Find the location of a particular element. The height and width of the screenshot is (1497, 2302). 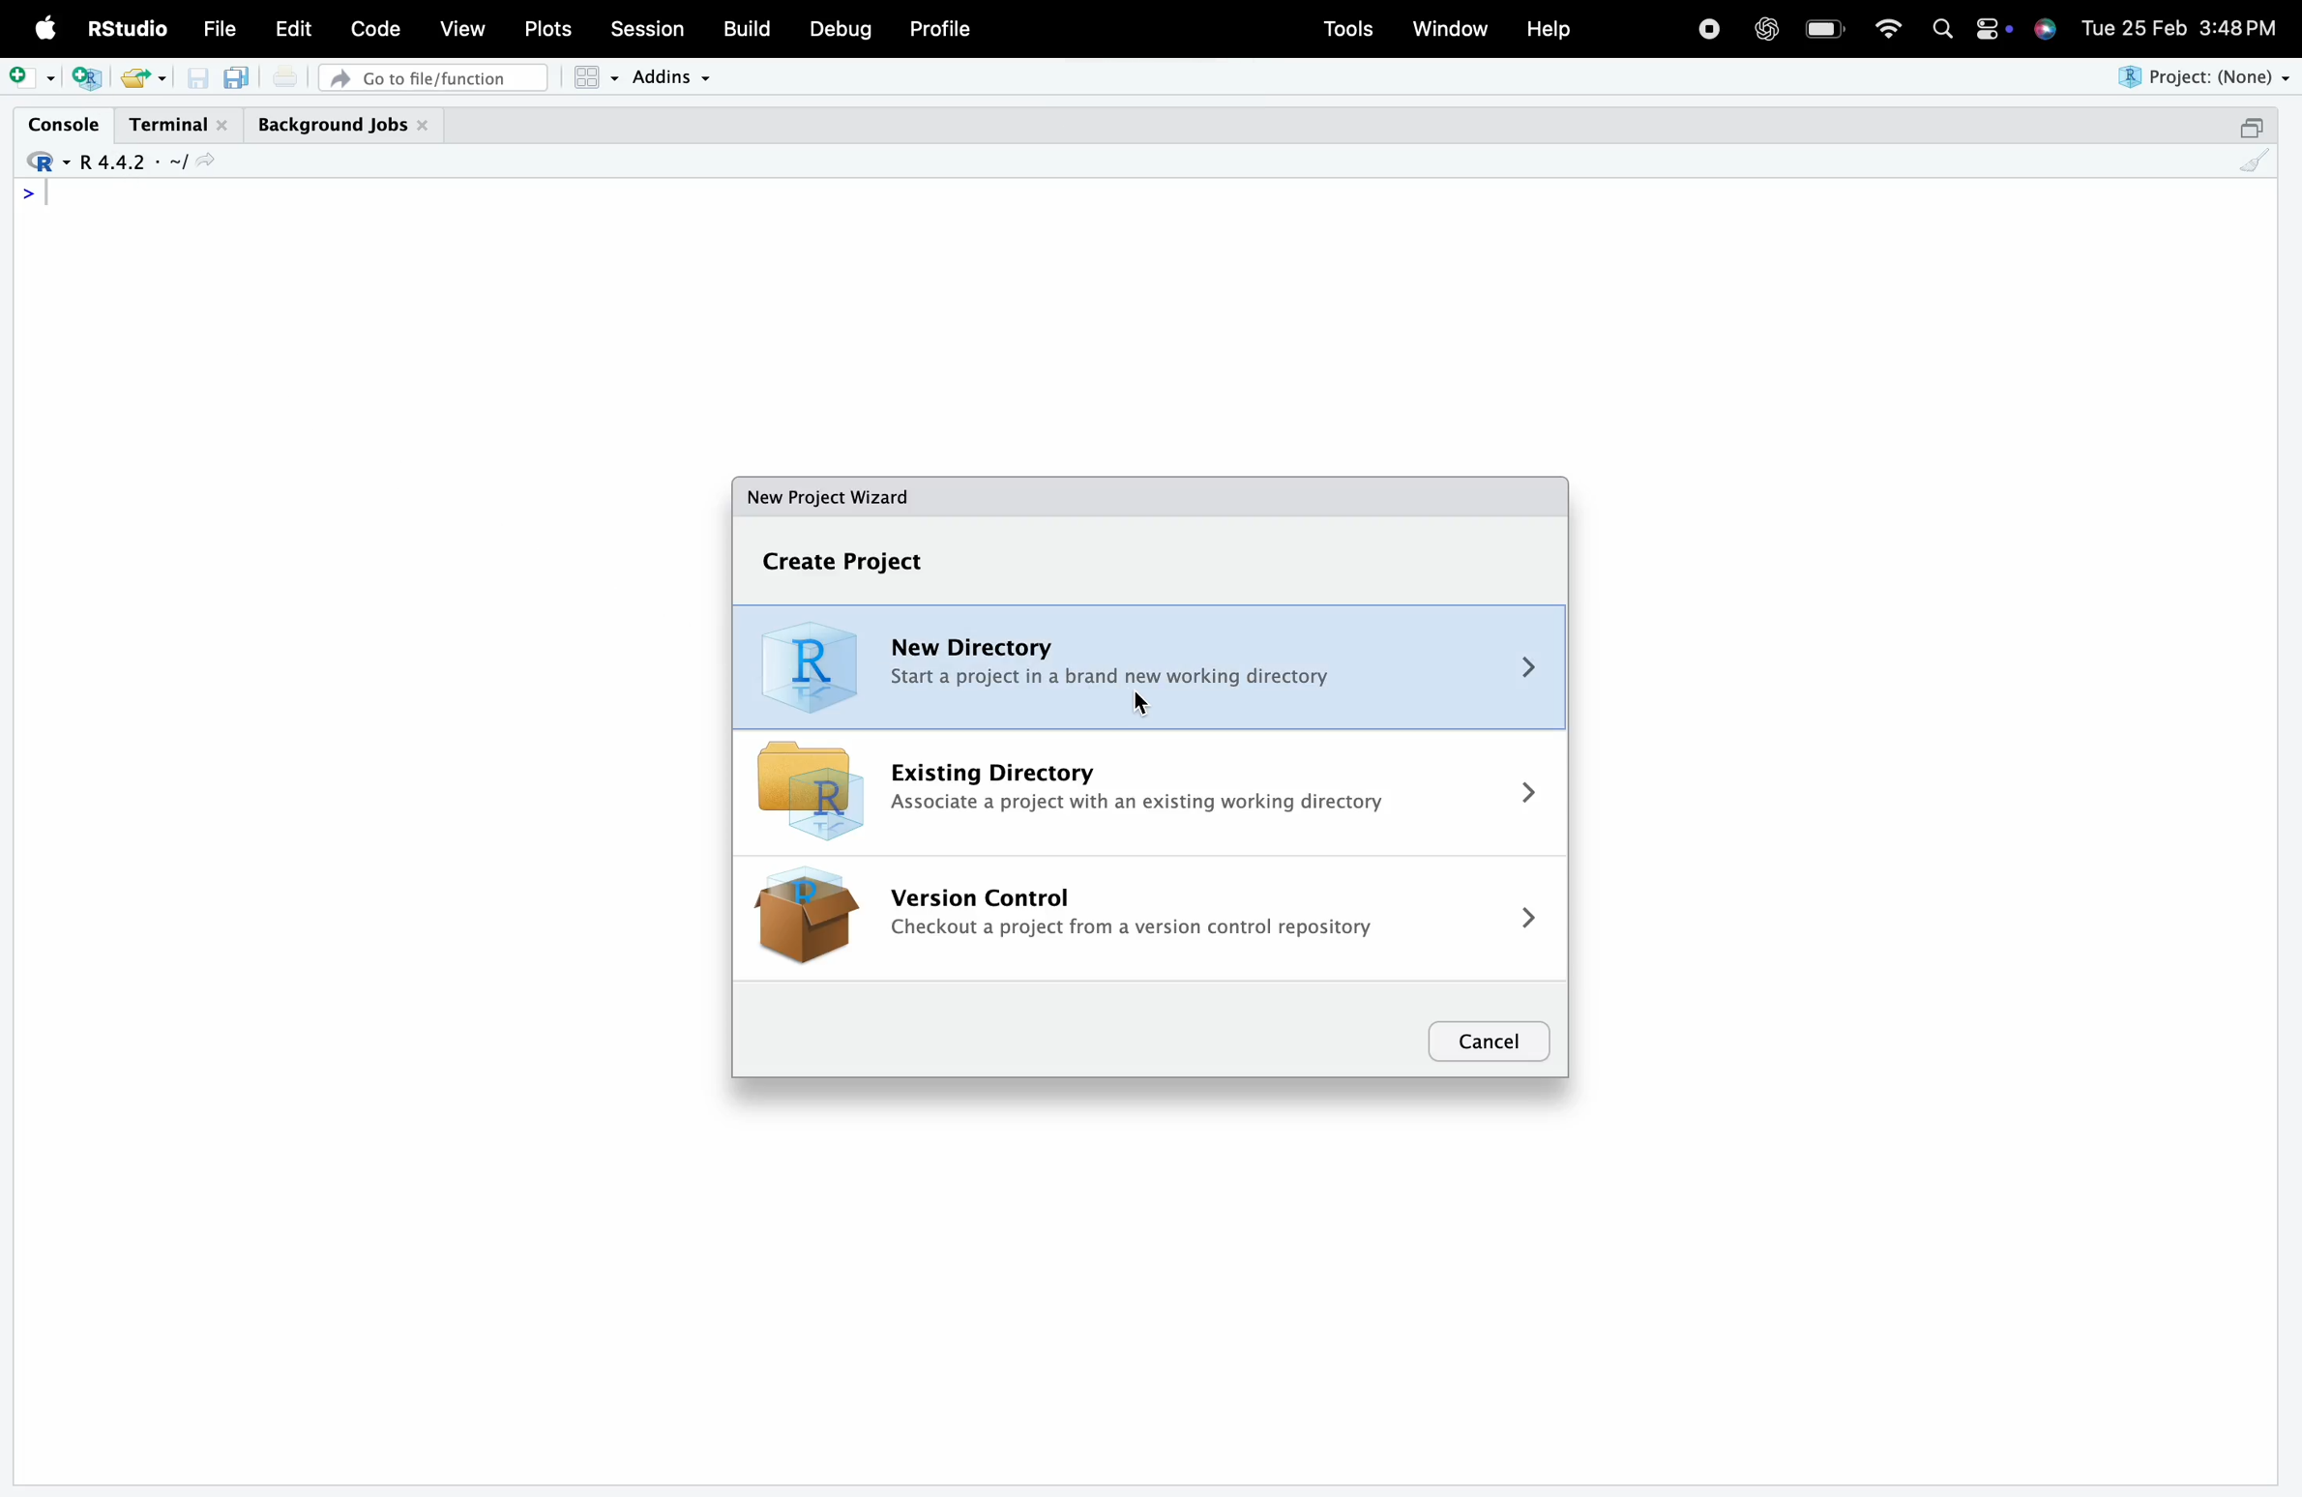

Version Control Checkout a project from a version control repository is located at coordinates (1150, 913).